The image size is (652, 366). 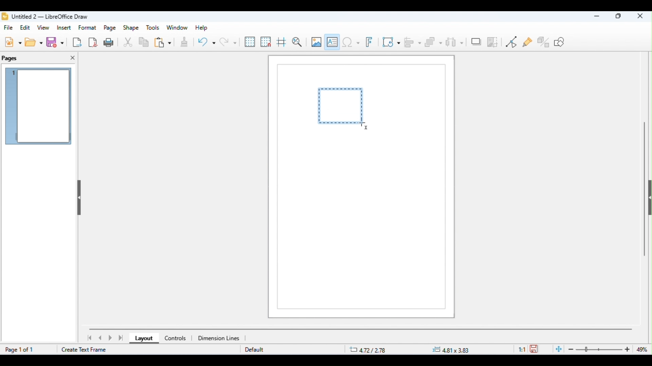 I want to click on view, so click(x=44, y=28).